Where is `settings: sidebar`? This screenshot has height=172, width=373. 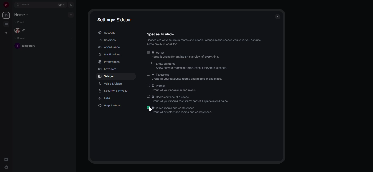
settings: sidebar is located at coordinates (114, 20).